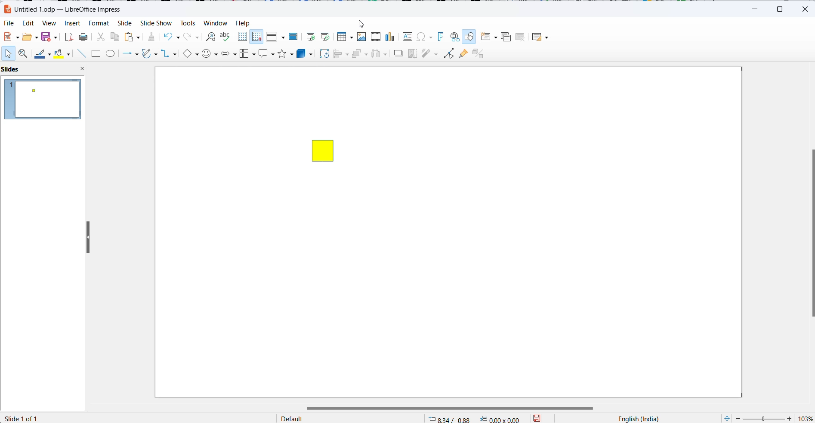 This screenshot has height=423, width=815. Describe the element at coordinates (275, 36) in the screenshot. I see `Display views` at that location.